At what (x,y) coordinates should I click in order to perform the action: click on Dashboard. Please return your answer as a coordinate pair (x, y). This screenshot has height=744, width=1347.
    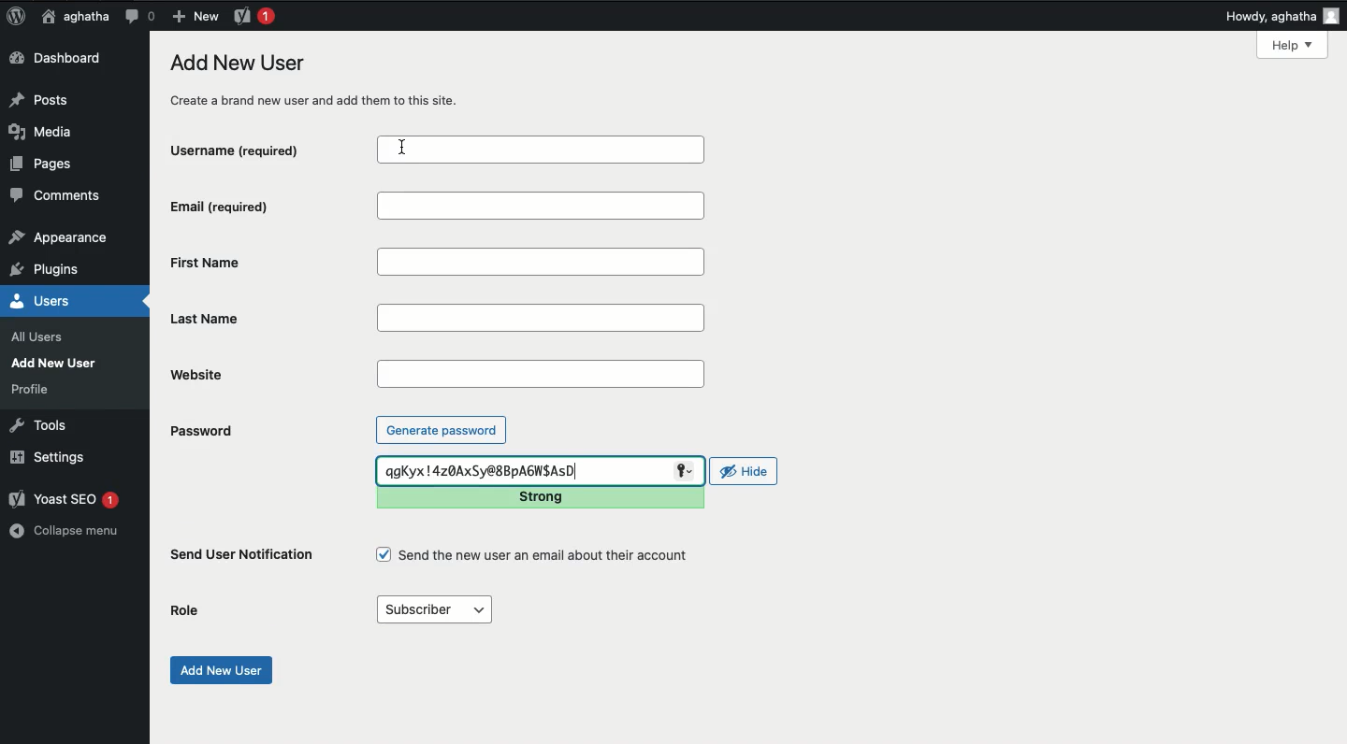
    Looking at the image, I should click on (61, 59).